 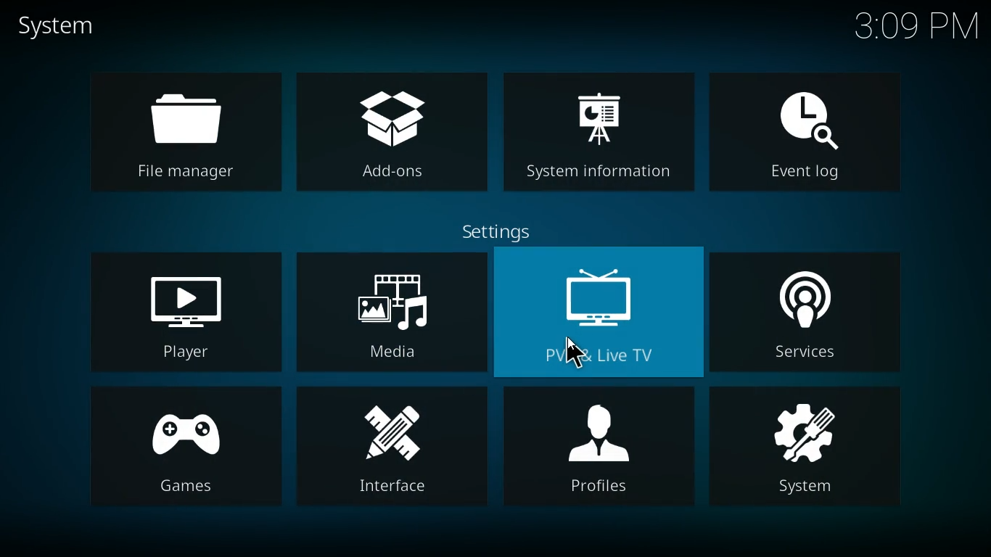 What do you see at coordinates (183, 310) in the screenshot?
I see `player` at bounding box center [183, 310].